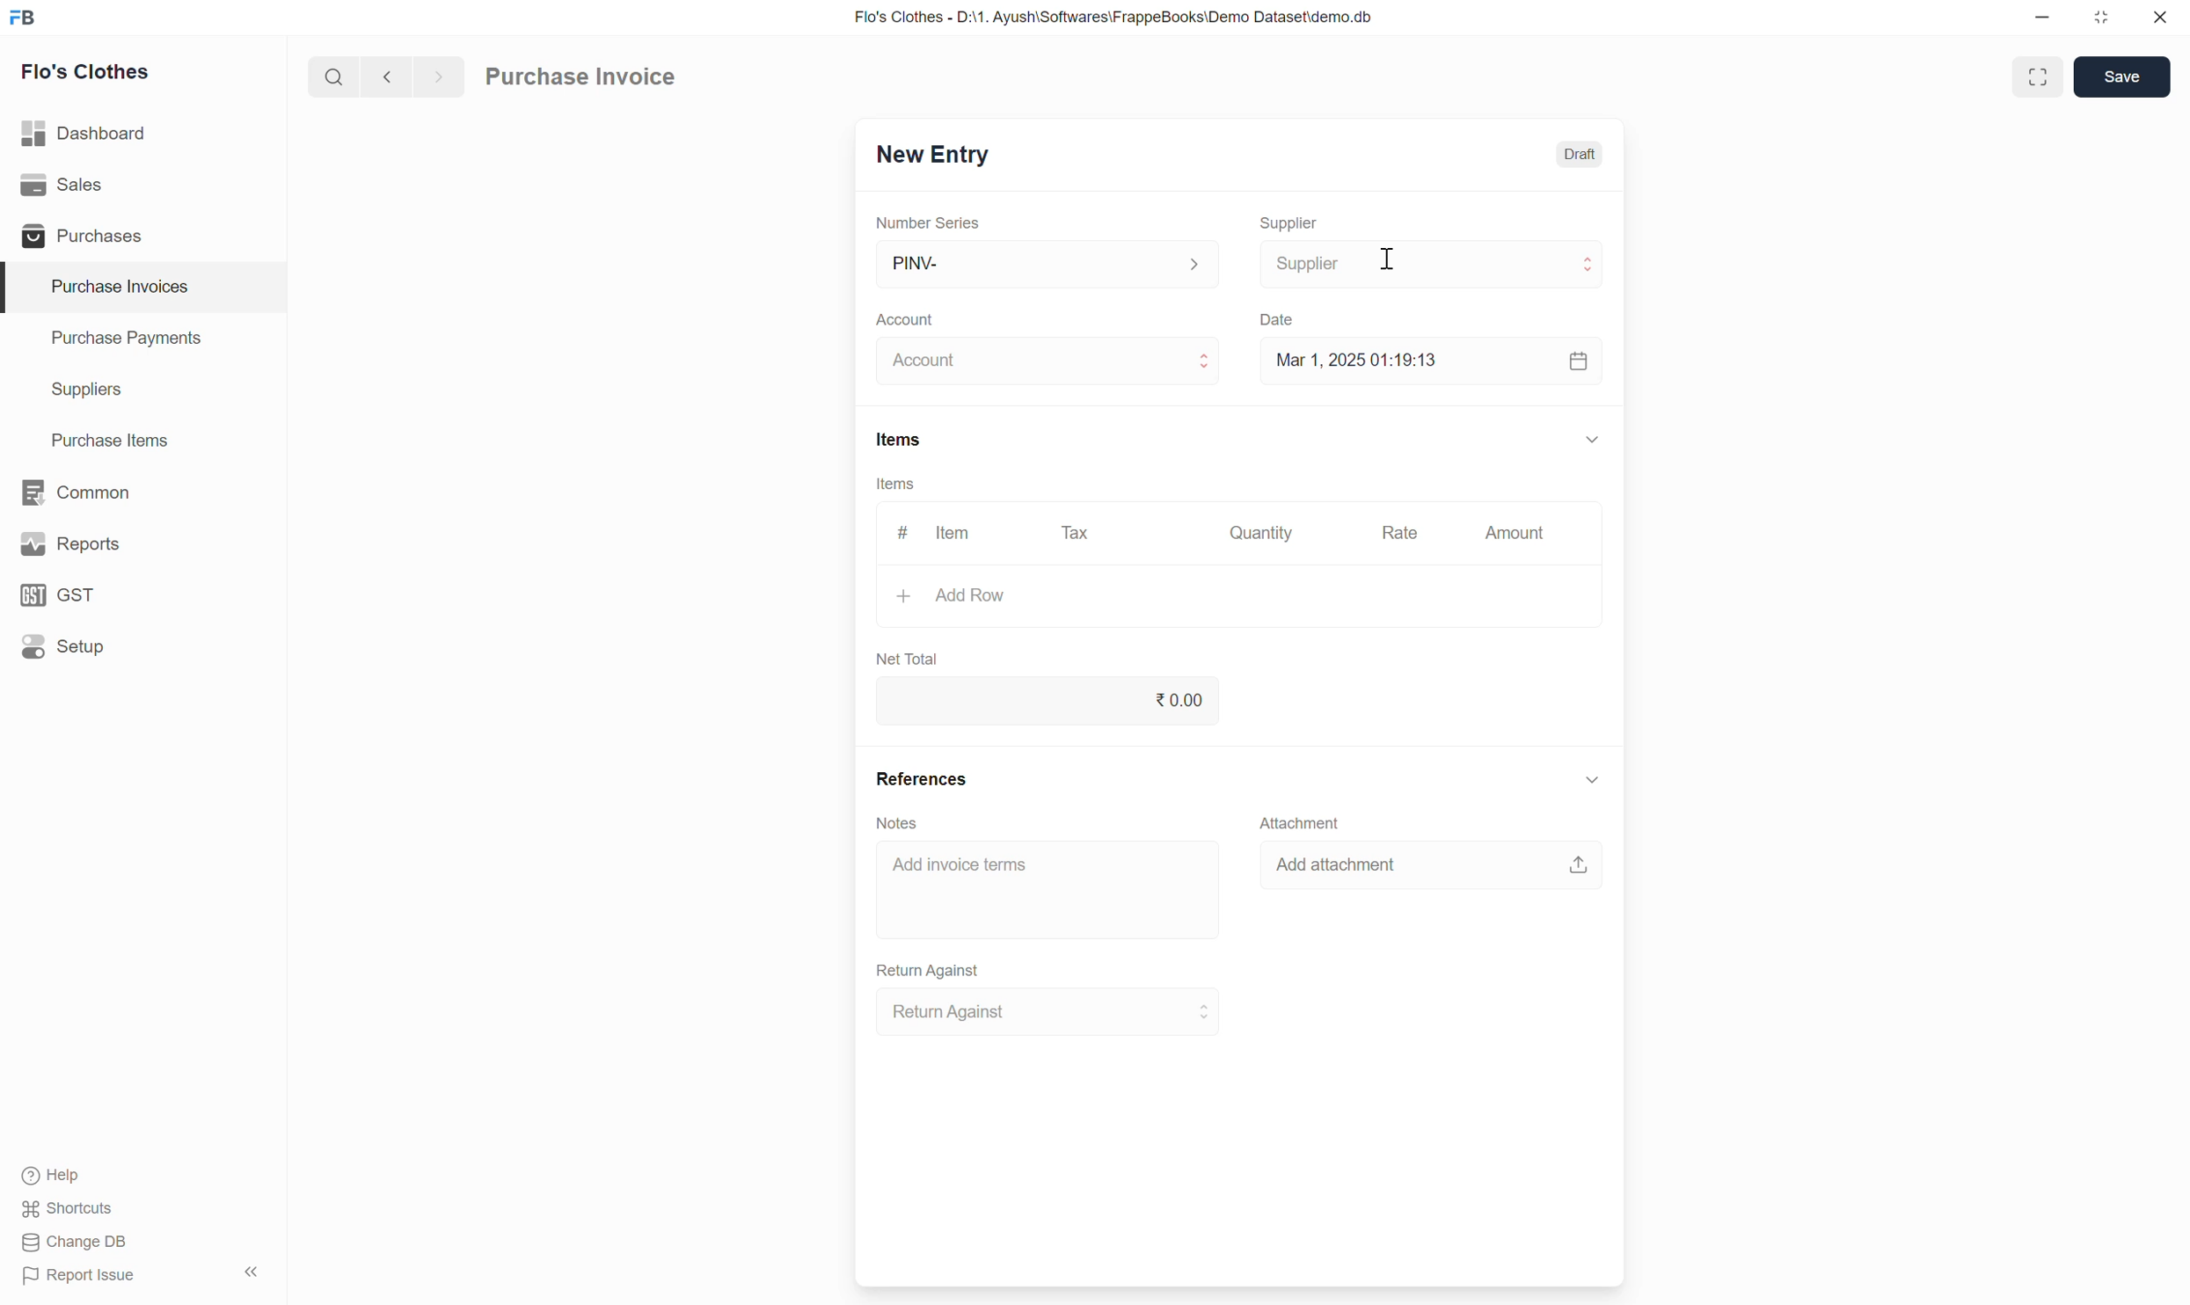 The width and height of the screenshot is (2190, 1305). I want to click on Return Against, so click(1062, 1011).